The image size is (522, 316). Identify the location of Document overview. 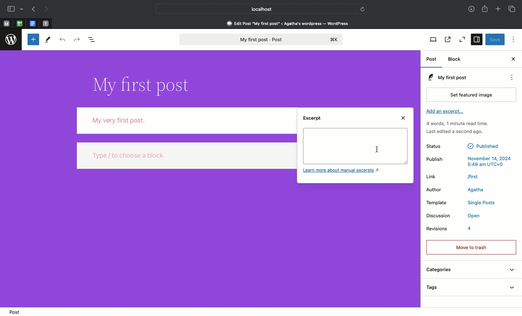
(94, 40).